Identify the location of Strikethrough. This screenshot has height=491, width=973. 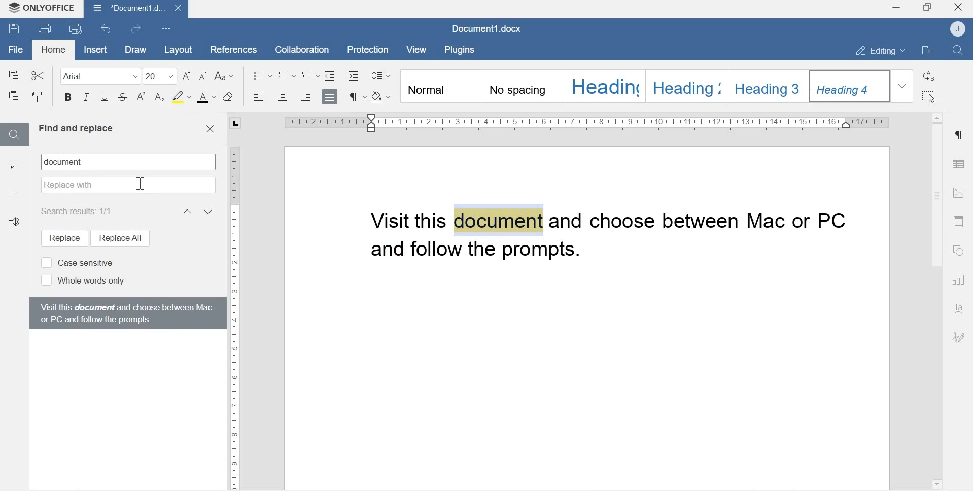
(123, 98).